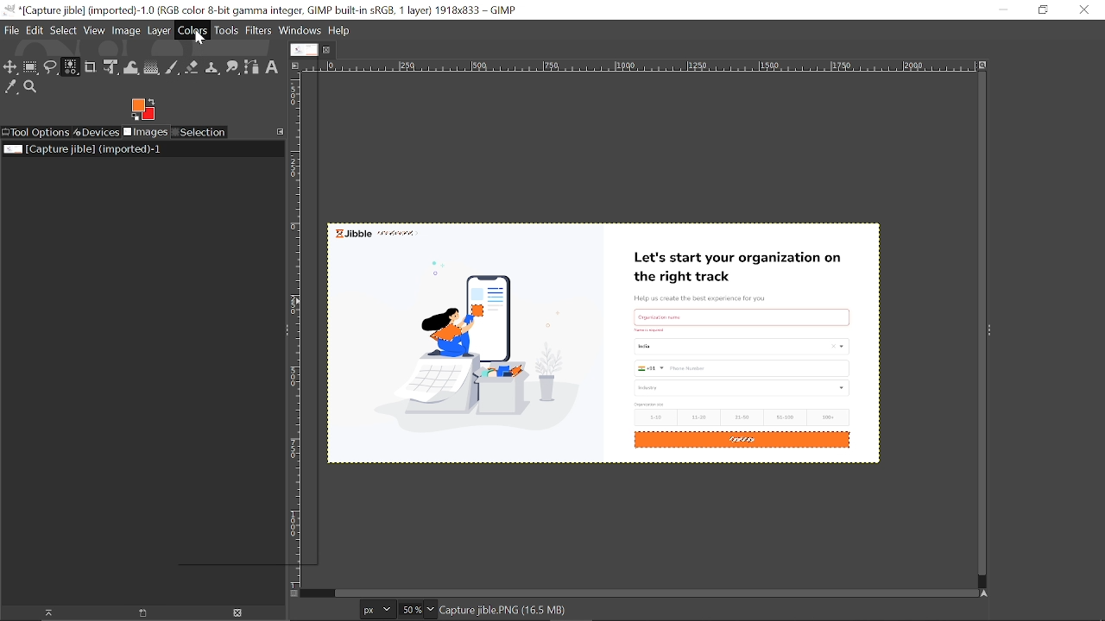 The image size is (1105, 621). I want to click on Free select tool, so click(51, 69).